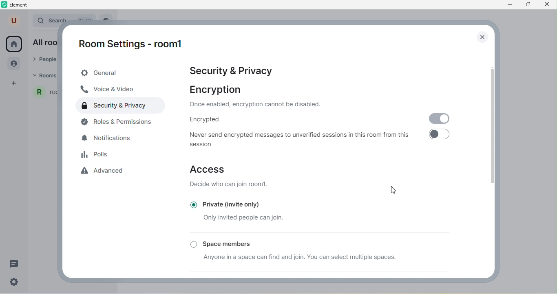 The image size is (557, 294). Describe the element at coordinates (309, 259) in the screenshot. I see `anyone in a space can join` at that location.